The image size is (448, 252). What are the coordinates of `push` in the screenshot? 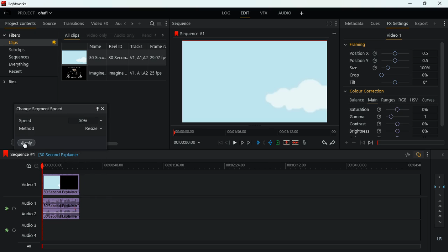 It's located at (271, 142).